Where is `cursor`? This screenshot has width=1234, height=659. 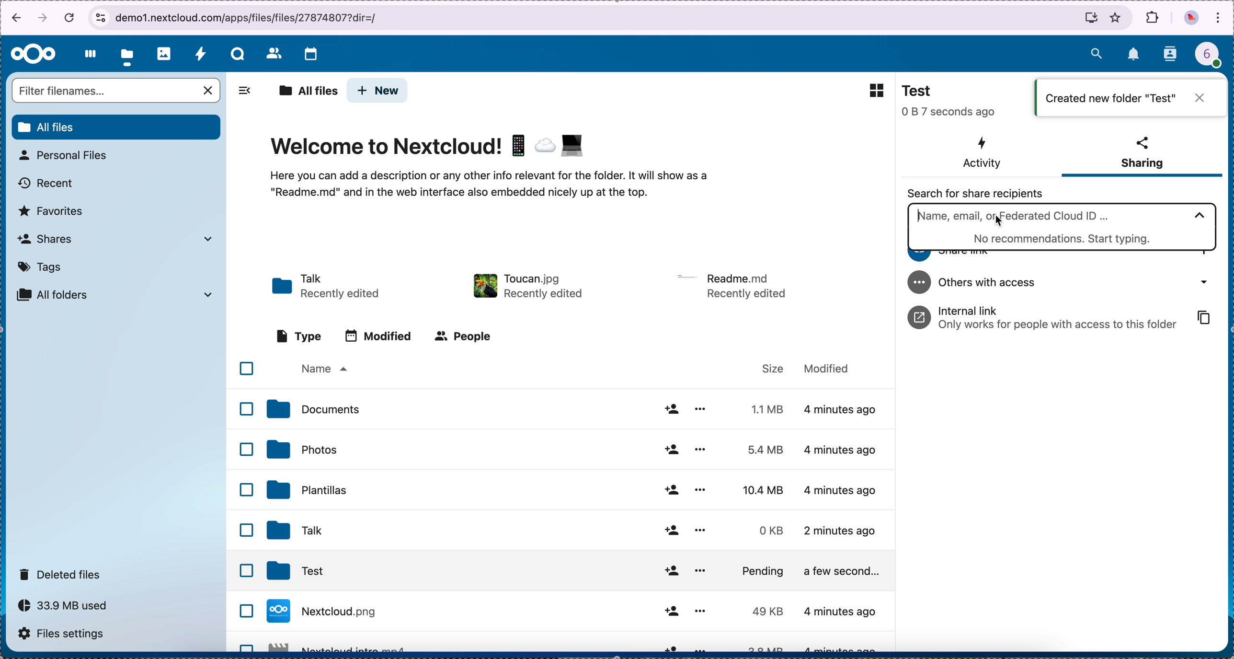 cursor is located at coordinates (999, 221).